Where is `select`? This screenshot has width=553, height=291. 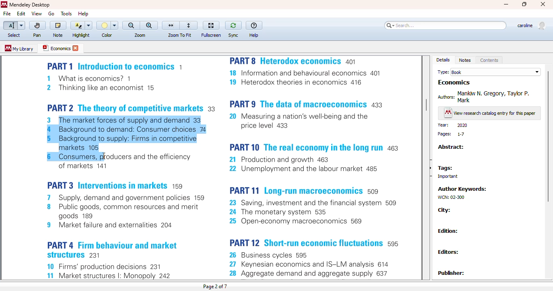 select is located at coordinates (14, 26).